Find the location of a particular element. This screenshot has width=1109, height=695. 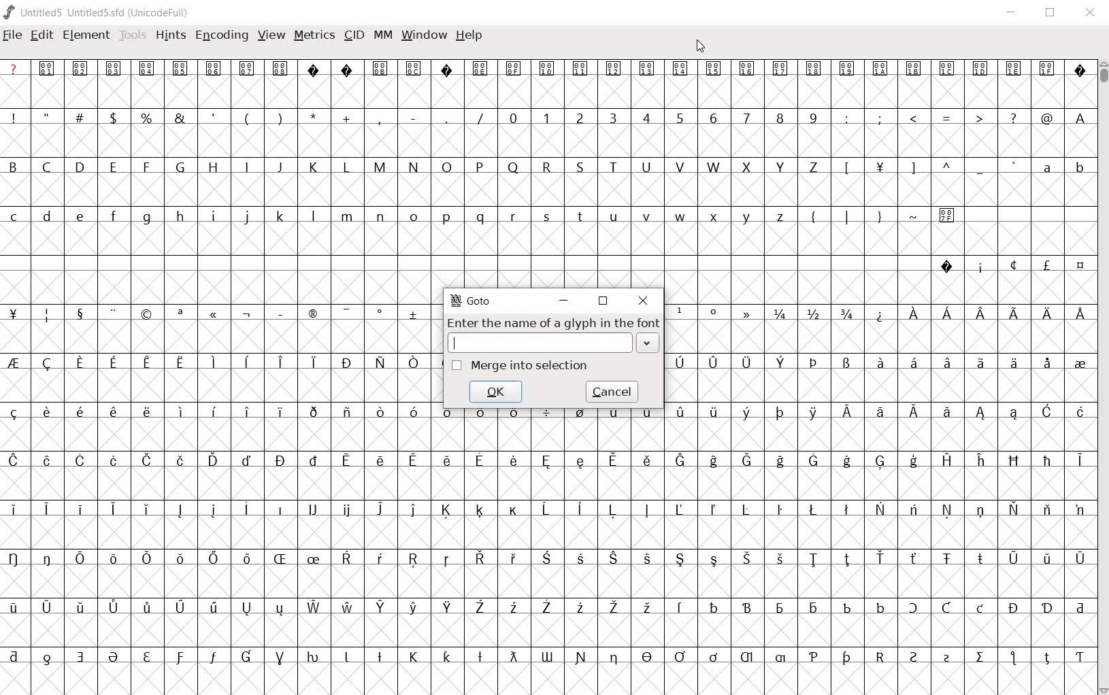

Symbol is located at coordinates (780, 608).